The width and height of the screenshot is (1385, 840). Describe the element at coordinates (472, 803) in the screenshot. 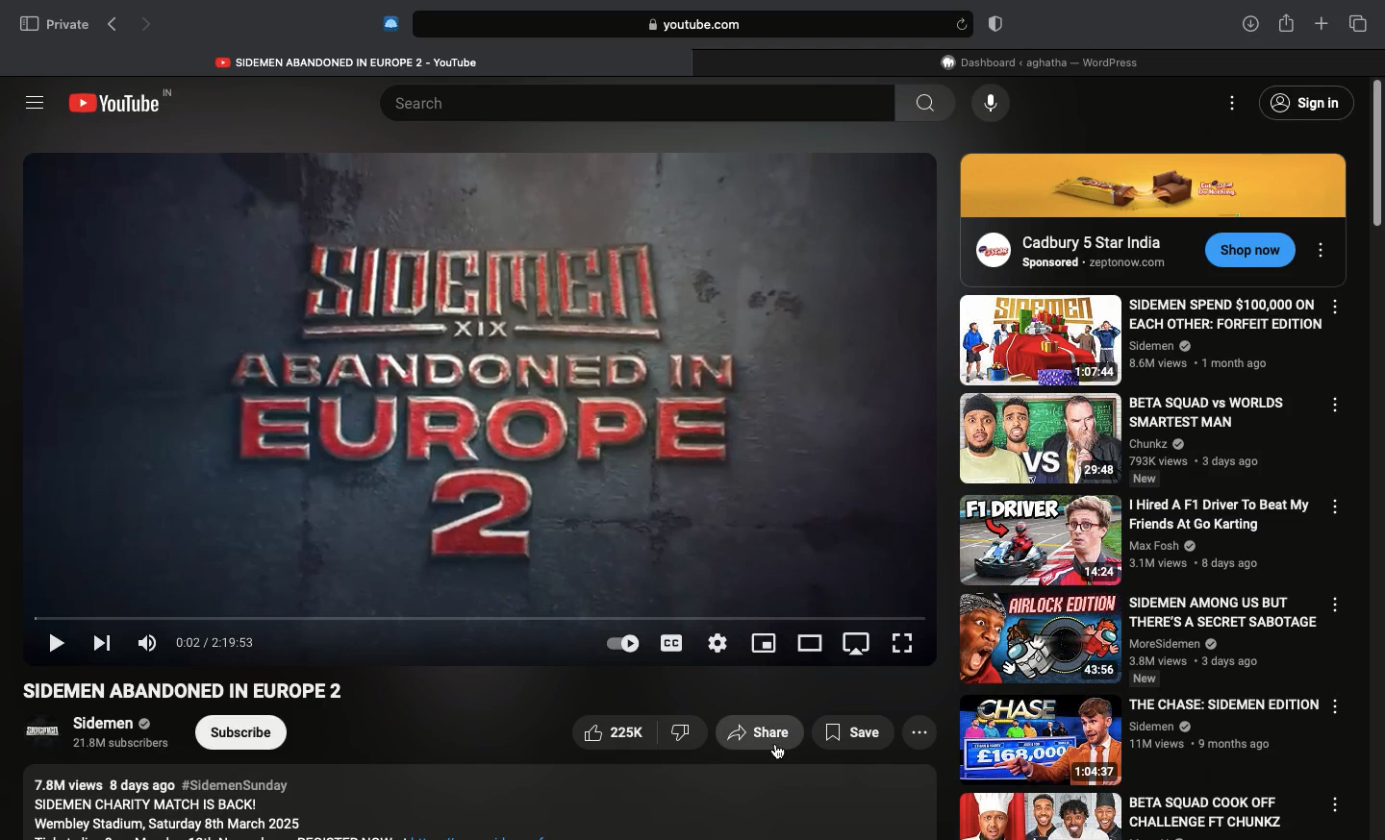

I see `Description` at that location.